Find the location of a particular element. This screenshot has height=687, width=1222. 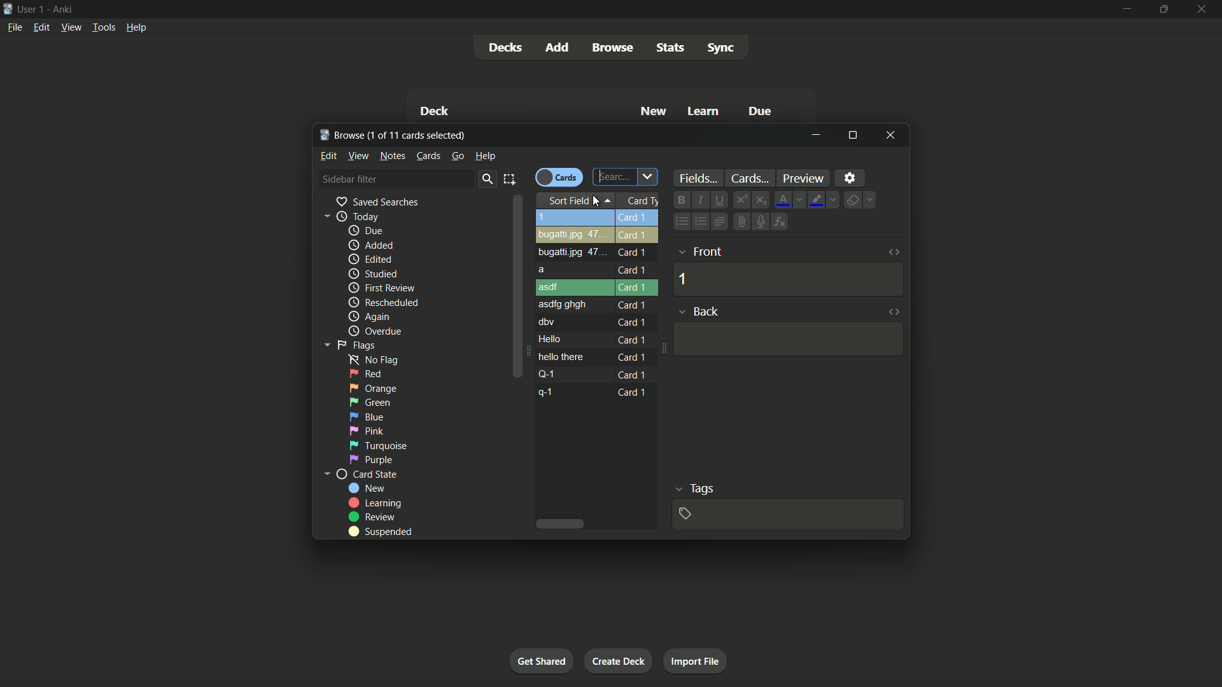

front is located at coordinates (708, 251).